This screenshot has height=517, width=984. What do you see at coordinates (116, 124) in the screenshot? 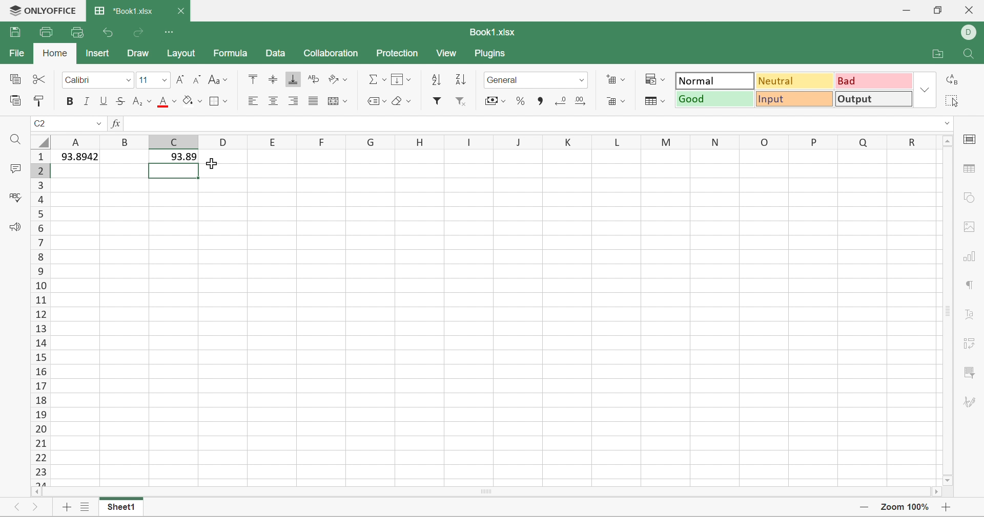
I see `fx` at bounding box center [116, 124].